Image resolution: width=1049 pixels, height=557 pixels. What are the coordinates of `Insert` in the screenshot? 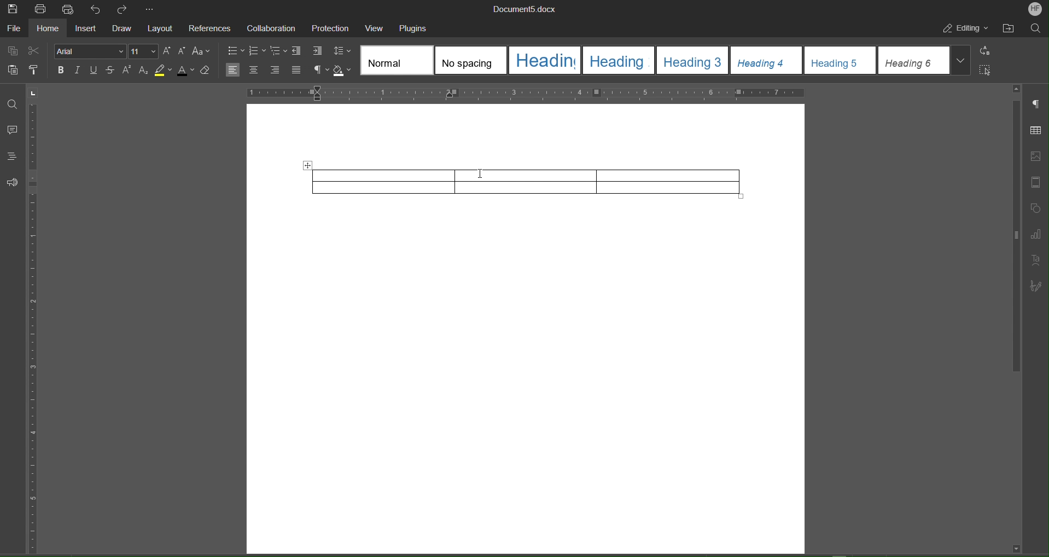 It's located at (88, 30).